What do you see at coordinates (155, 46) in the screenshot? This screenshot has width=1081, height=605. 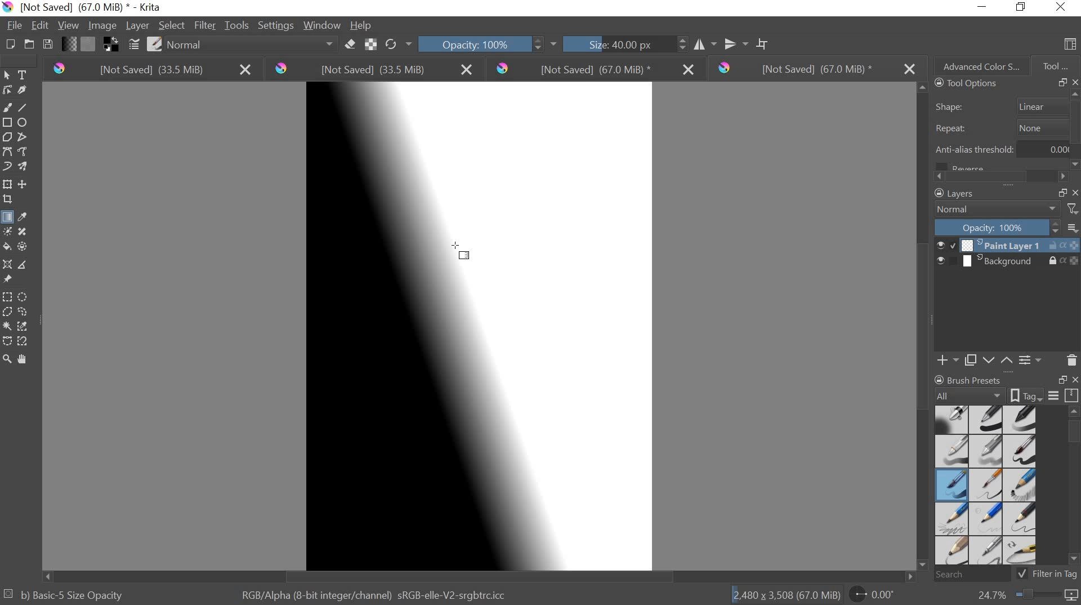 I see `CHOOSE BRUSH PRESET` at bounding box center [155, 46].